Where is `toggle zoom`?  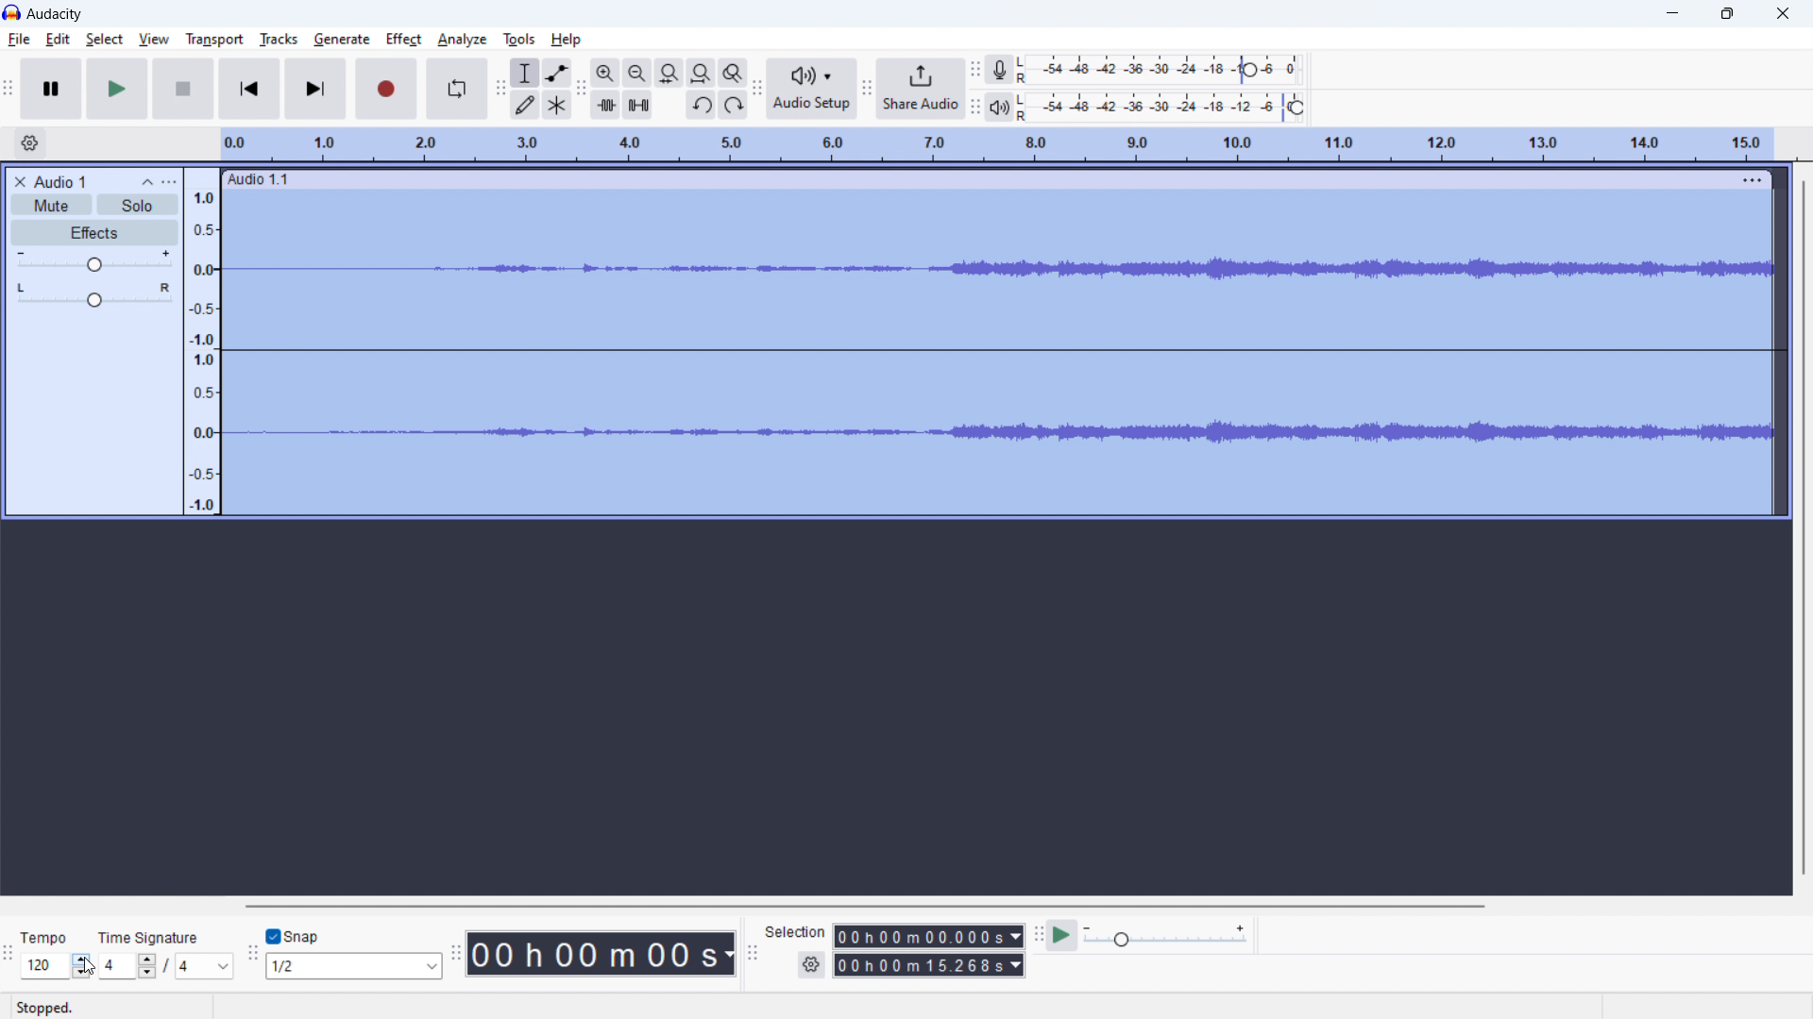
toggle zoom is located at coordinates (733, 73).